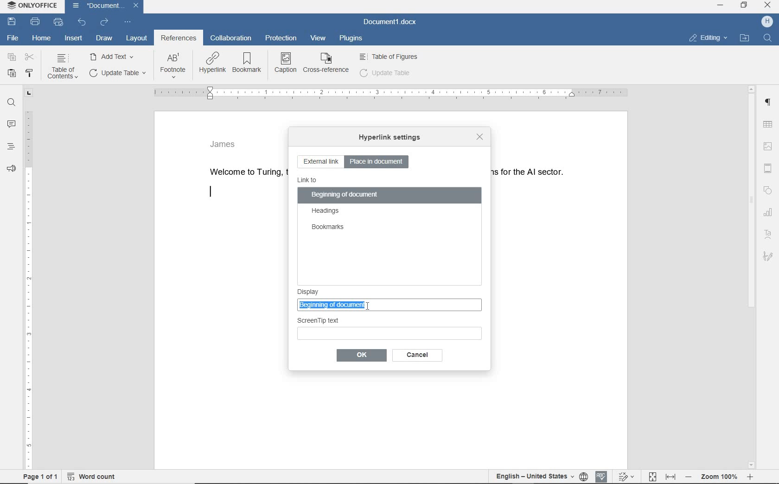  What do you see at coordinates (114, 56) in the screenshot?
I see `ADD TEXT` at bounding box center [114, 56].